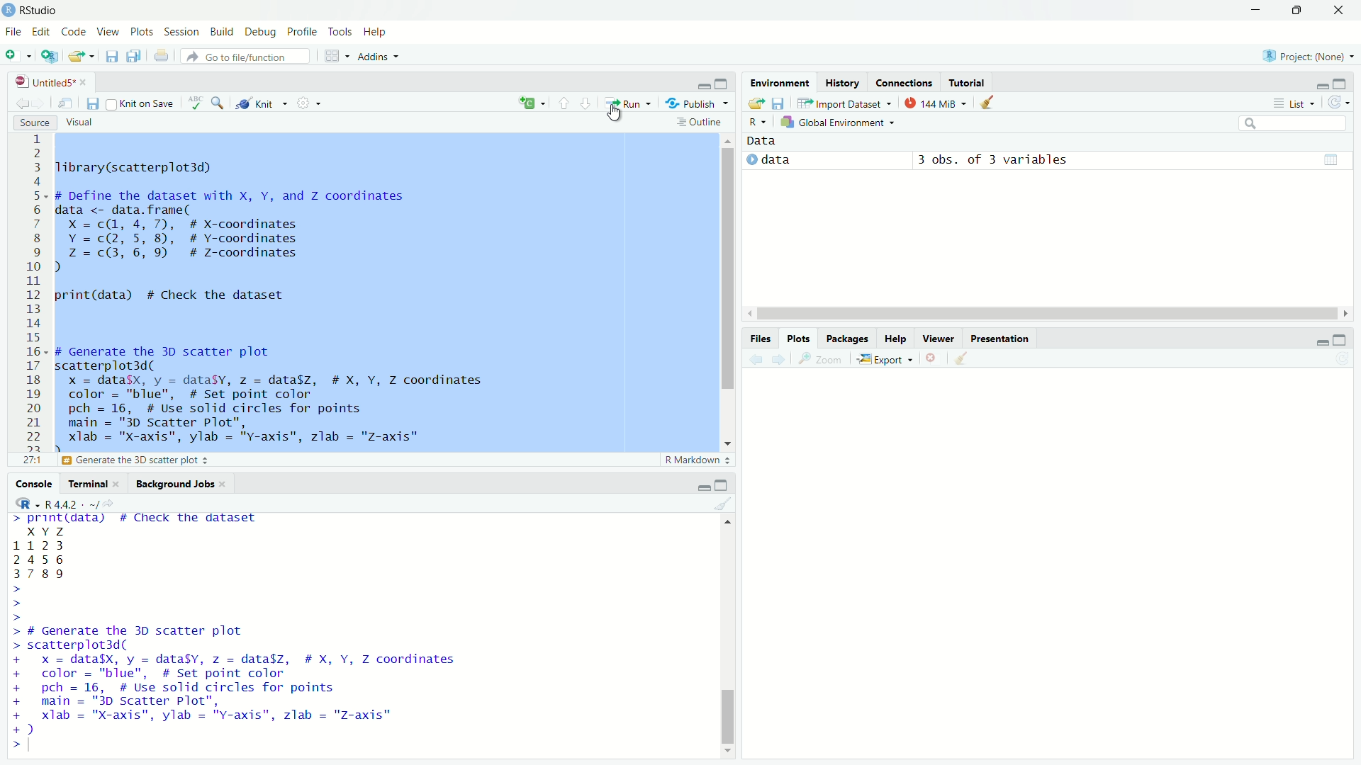 The height and width of the screenshot is (765, 1361). Describe the element at coordinates (91, 103) in the screenshot. I see `save current document` at that location.